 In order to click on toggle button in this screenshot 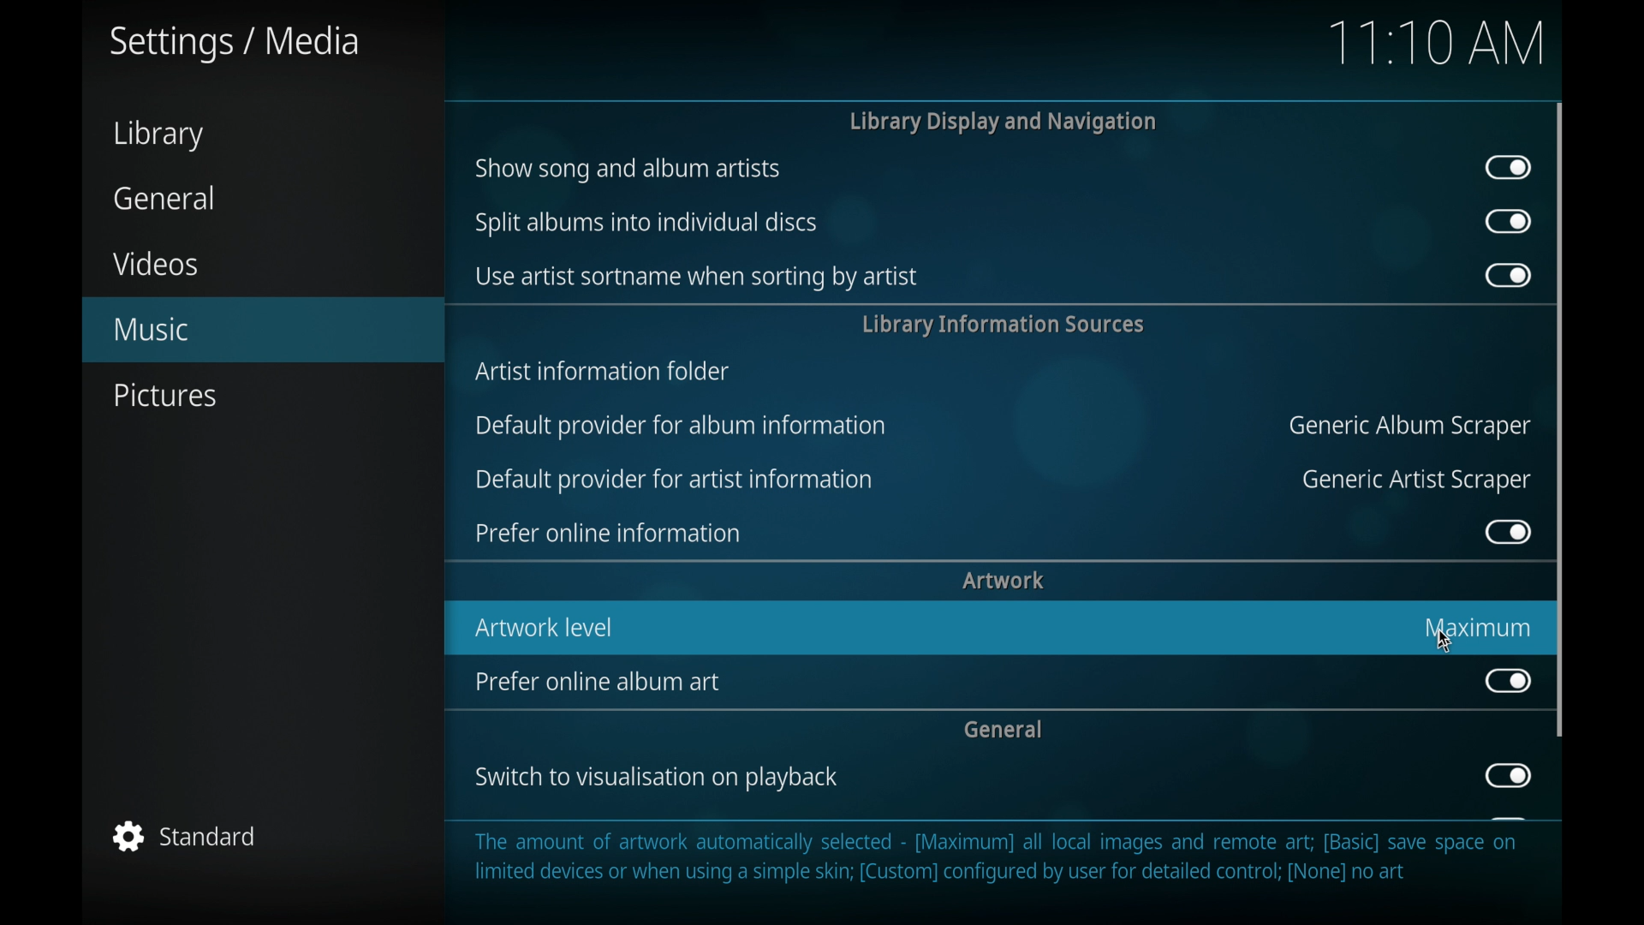, I will do `click(1507, 680)`.